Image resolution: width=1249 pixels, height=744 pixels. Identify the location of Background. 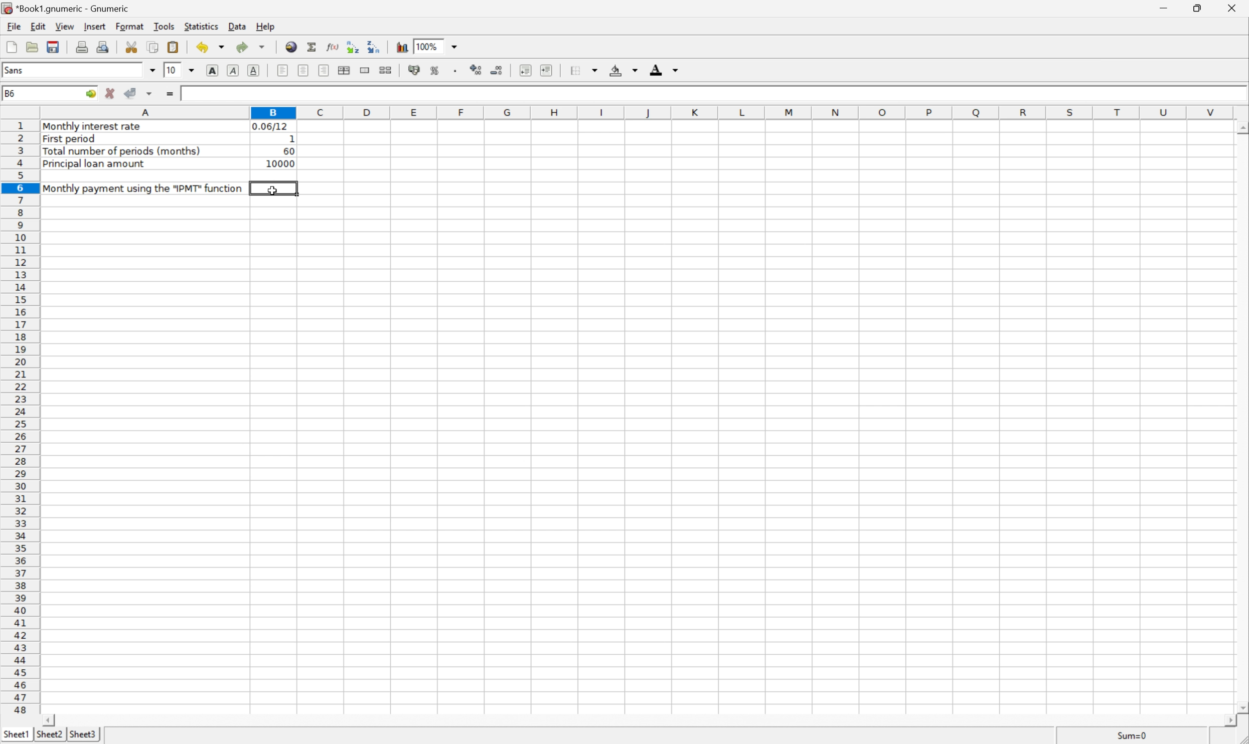
(624, 71).